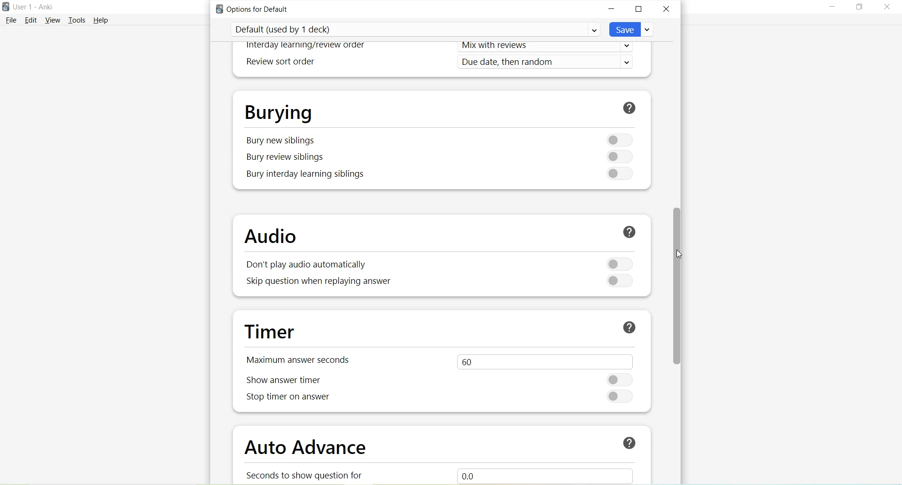 The height and width of the screenshot is (485, 902). Describe the element at coordinates (415, 29) in the screenshot. I see `Default (used by 1 deck)` at that location.